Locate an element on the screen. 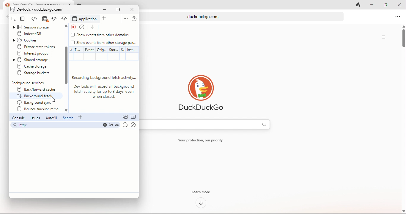 This screenshot has width=406, height=214. track tab is located at coordinates (359, 6).